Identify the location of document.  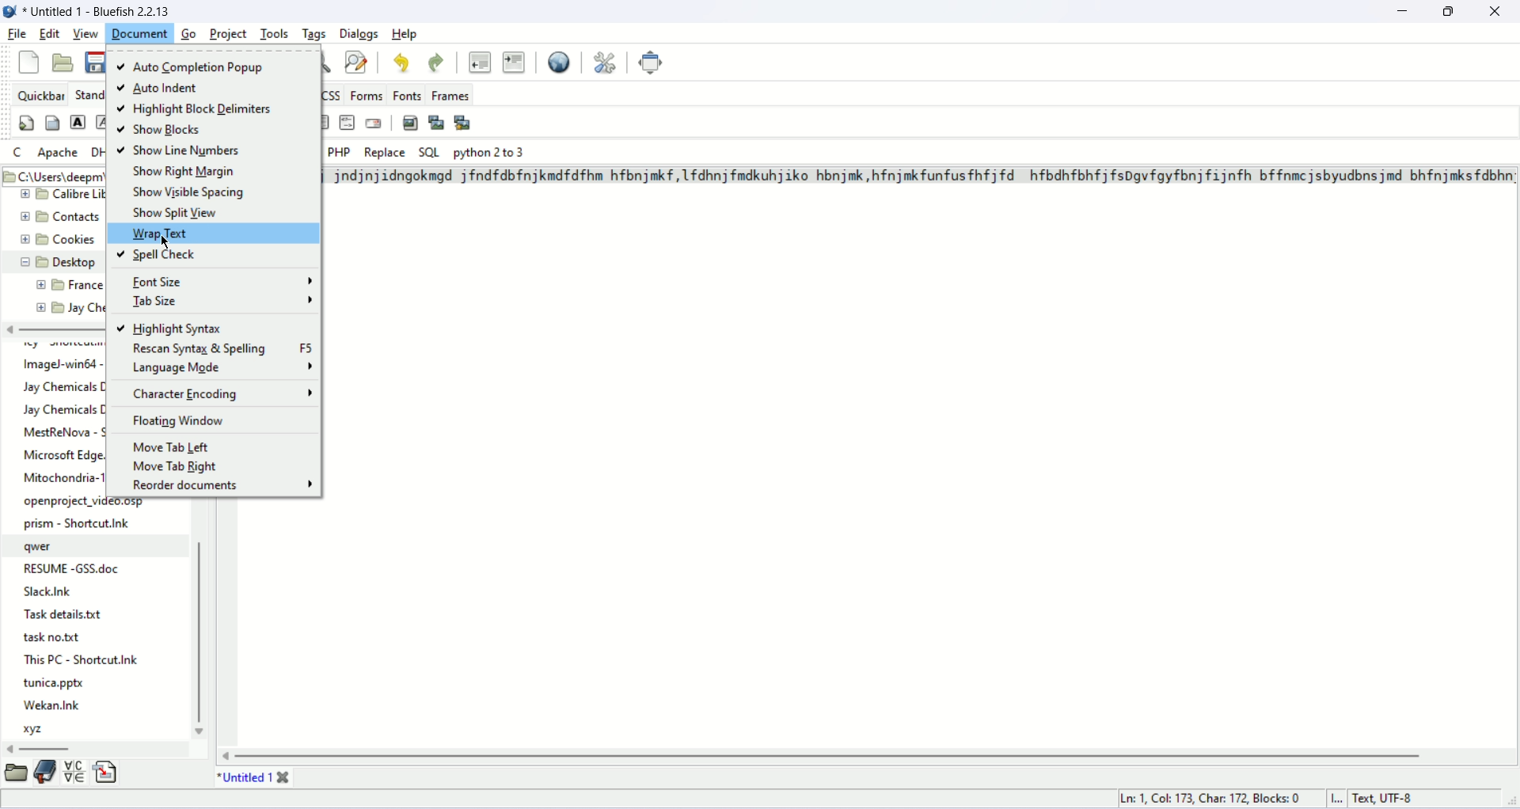
(139, 32).